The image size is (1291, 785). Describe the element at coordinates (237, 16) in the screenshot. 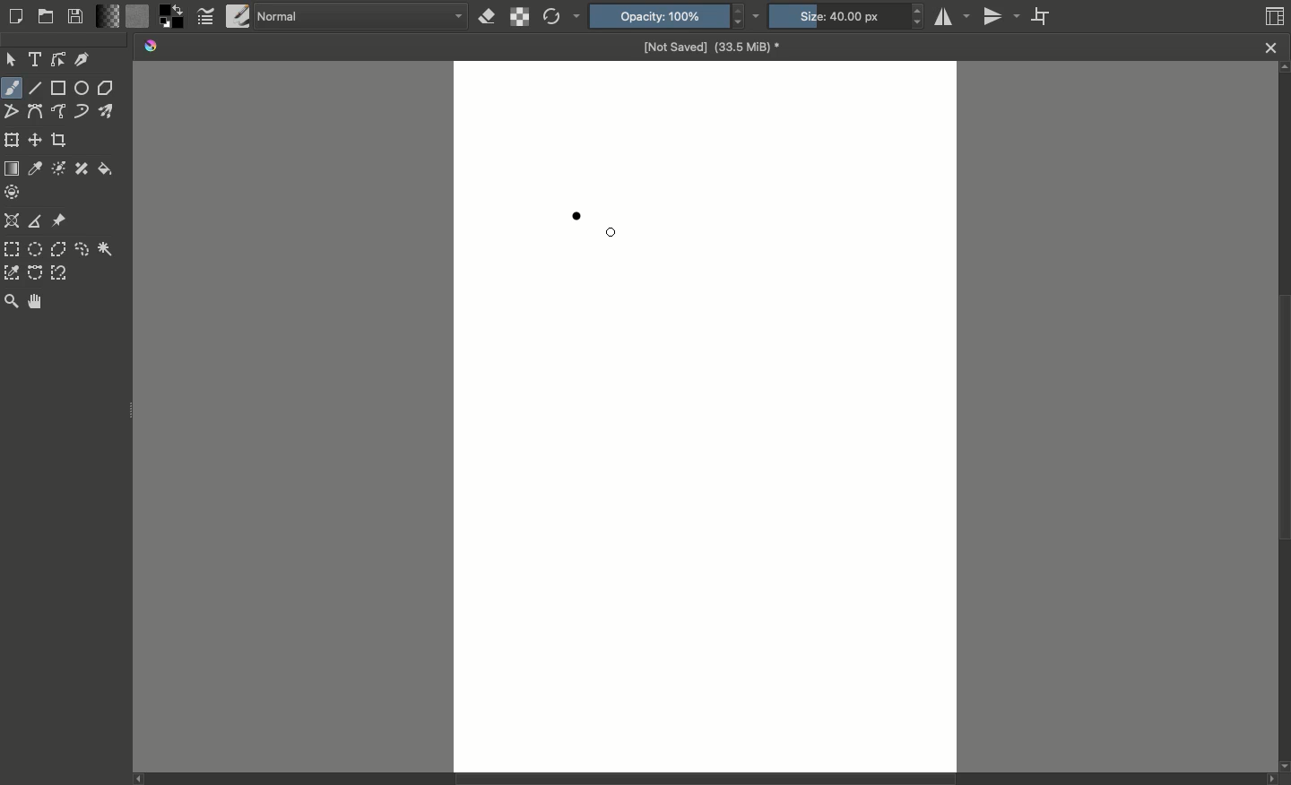

I see `Choose brush preset` at that location.